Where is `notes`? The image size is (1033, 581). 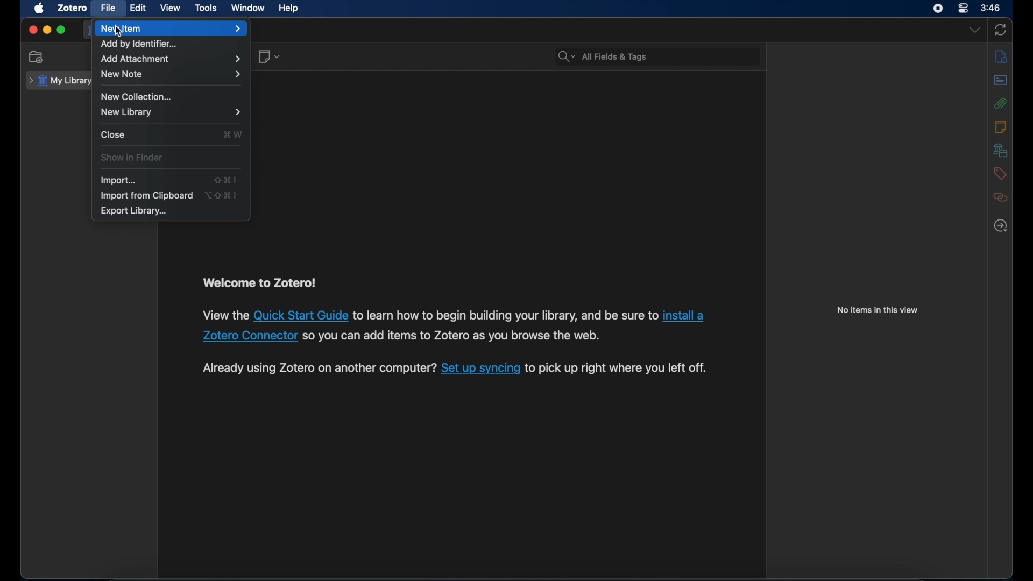 notes is located at coordinates (1001, 126).